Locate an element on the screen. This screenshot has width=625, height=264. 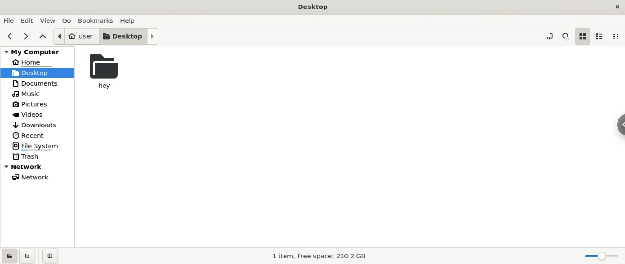
cursor is located at coordinates (566, 38).